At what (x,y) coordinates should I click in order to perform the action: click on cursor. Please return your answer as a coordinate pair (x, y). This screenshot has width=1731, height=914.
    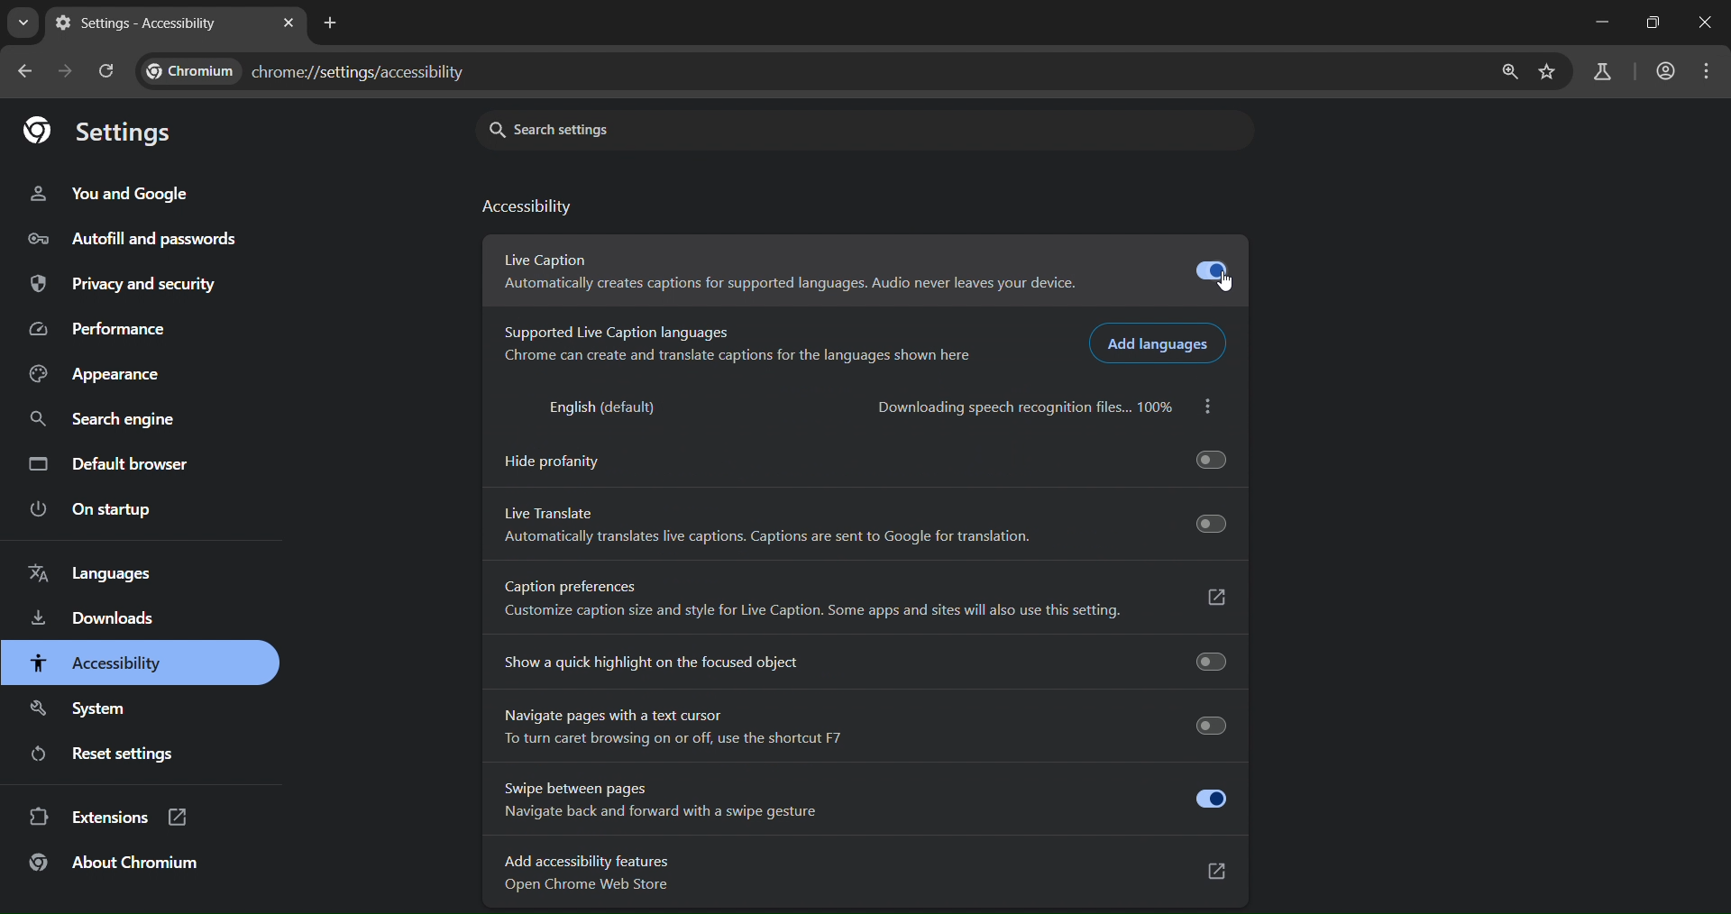
    Looking at the image, I should click on (1227, 282).